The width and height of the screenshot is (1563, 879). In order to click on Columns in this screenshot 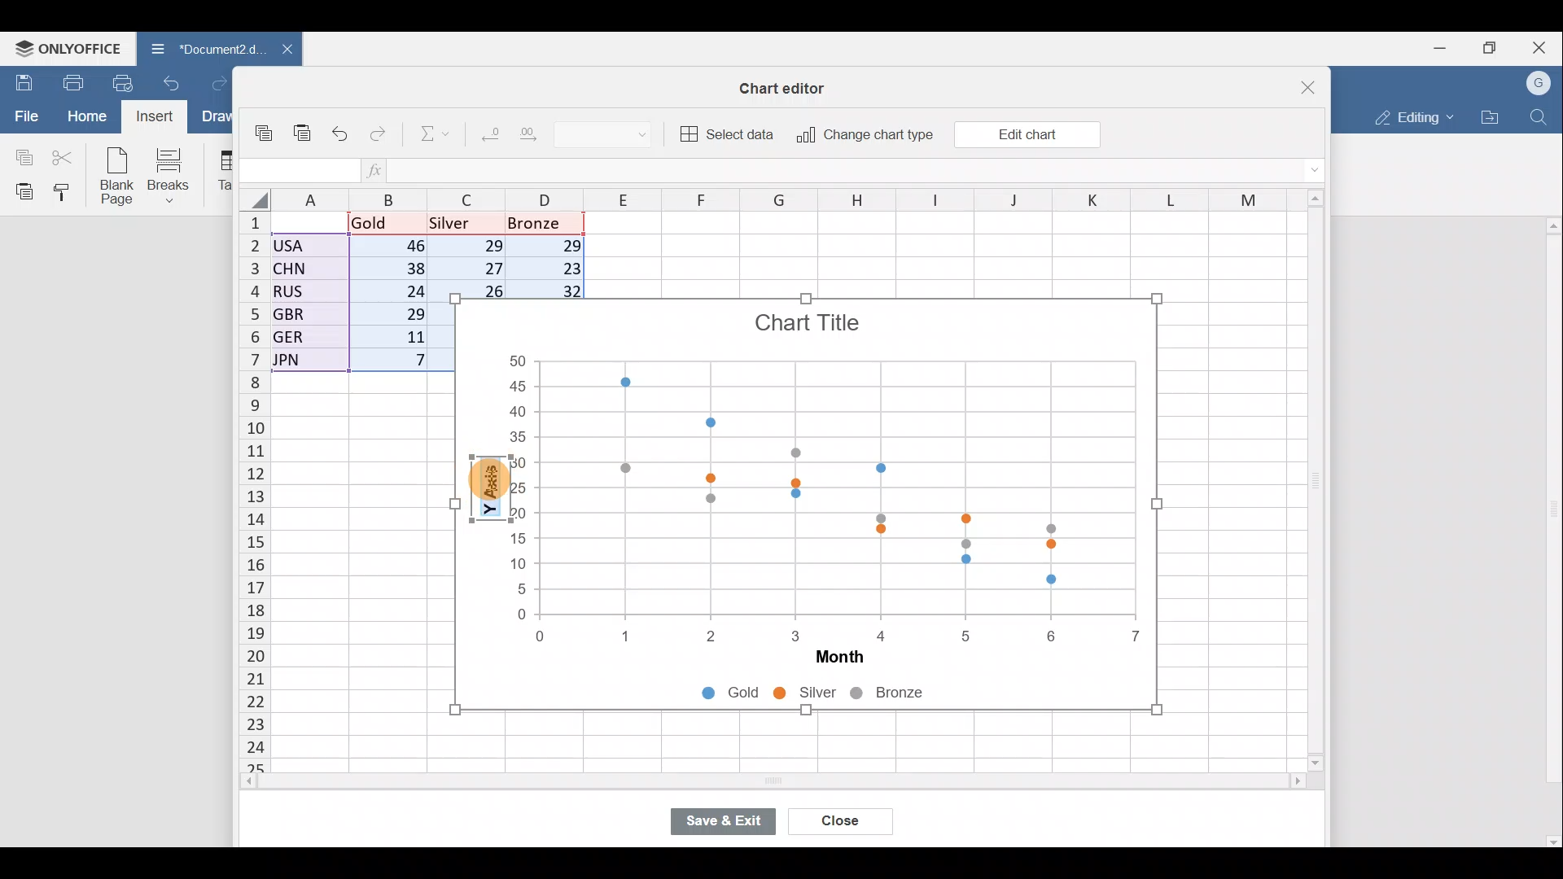, I will do `click(752, 199)`.